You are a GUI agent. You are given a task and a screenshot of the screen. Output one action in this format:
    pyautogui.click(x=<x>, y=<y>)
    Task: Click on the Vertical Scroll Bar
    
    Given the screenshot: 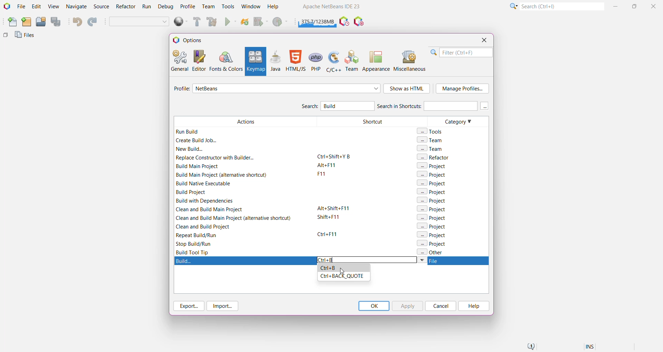 What is the action you would take?
    pyautogui.click(x=485, y=186)
    